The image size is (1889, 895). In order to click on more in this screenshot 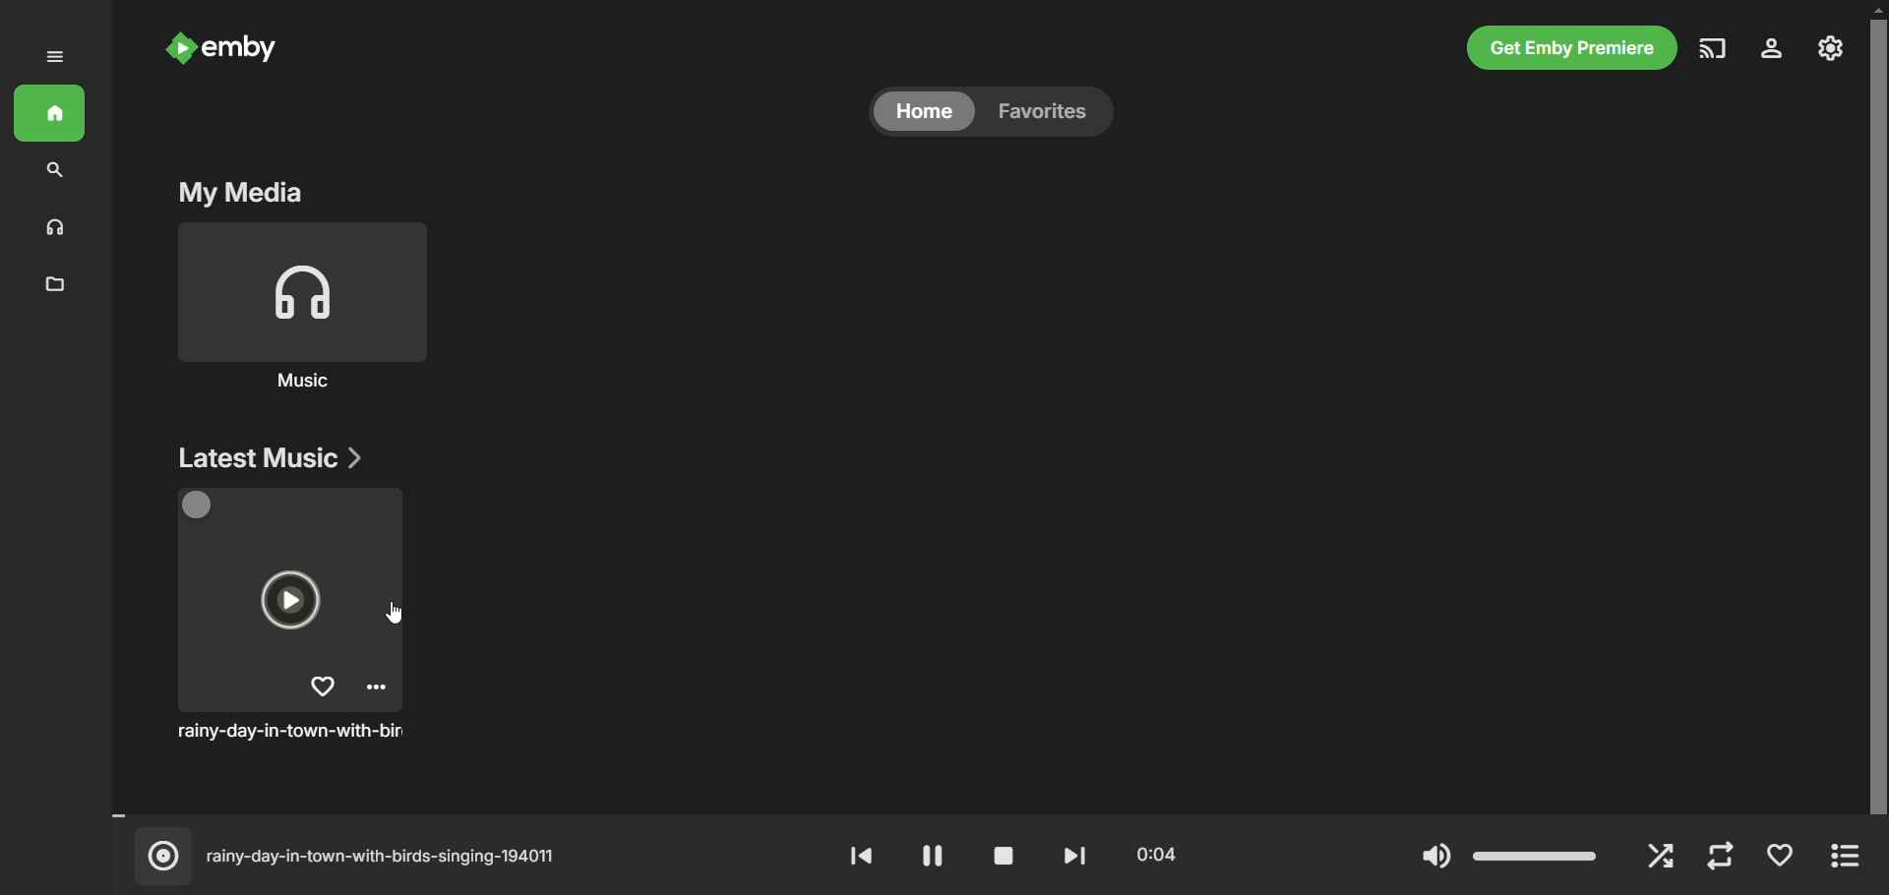, I will do `click(1845, 858)`.